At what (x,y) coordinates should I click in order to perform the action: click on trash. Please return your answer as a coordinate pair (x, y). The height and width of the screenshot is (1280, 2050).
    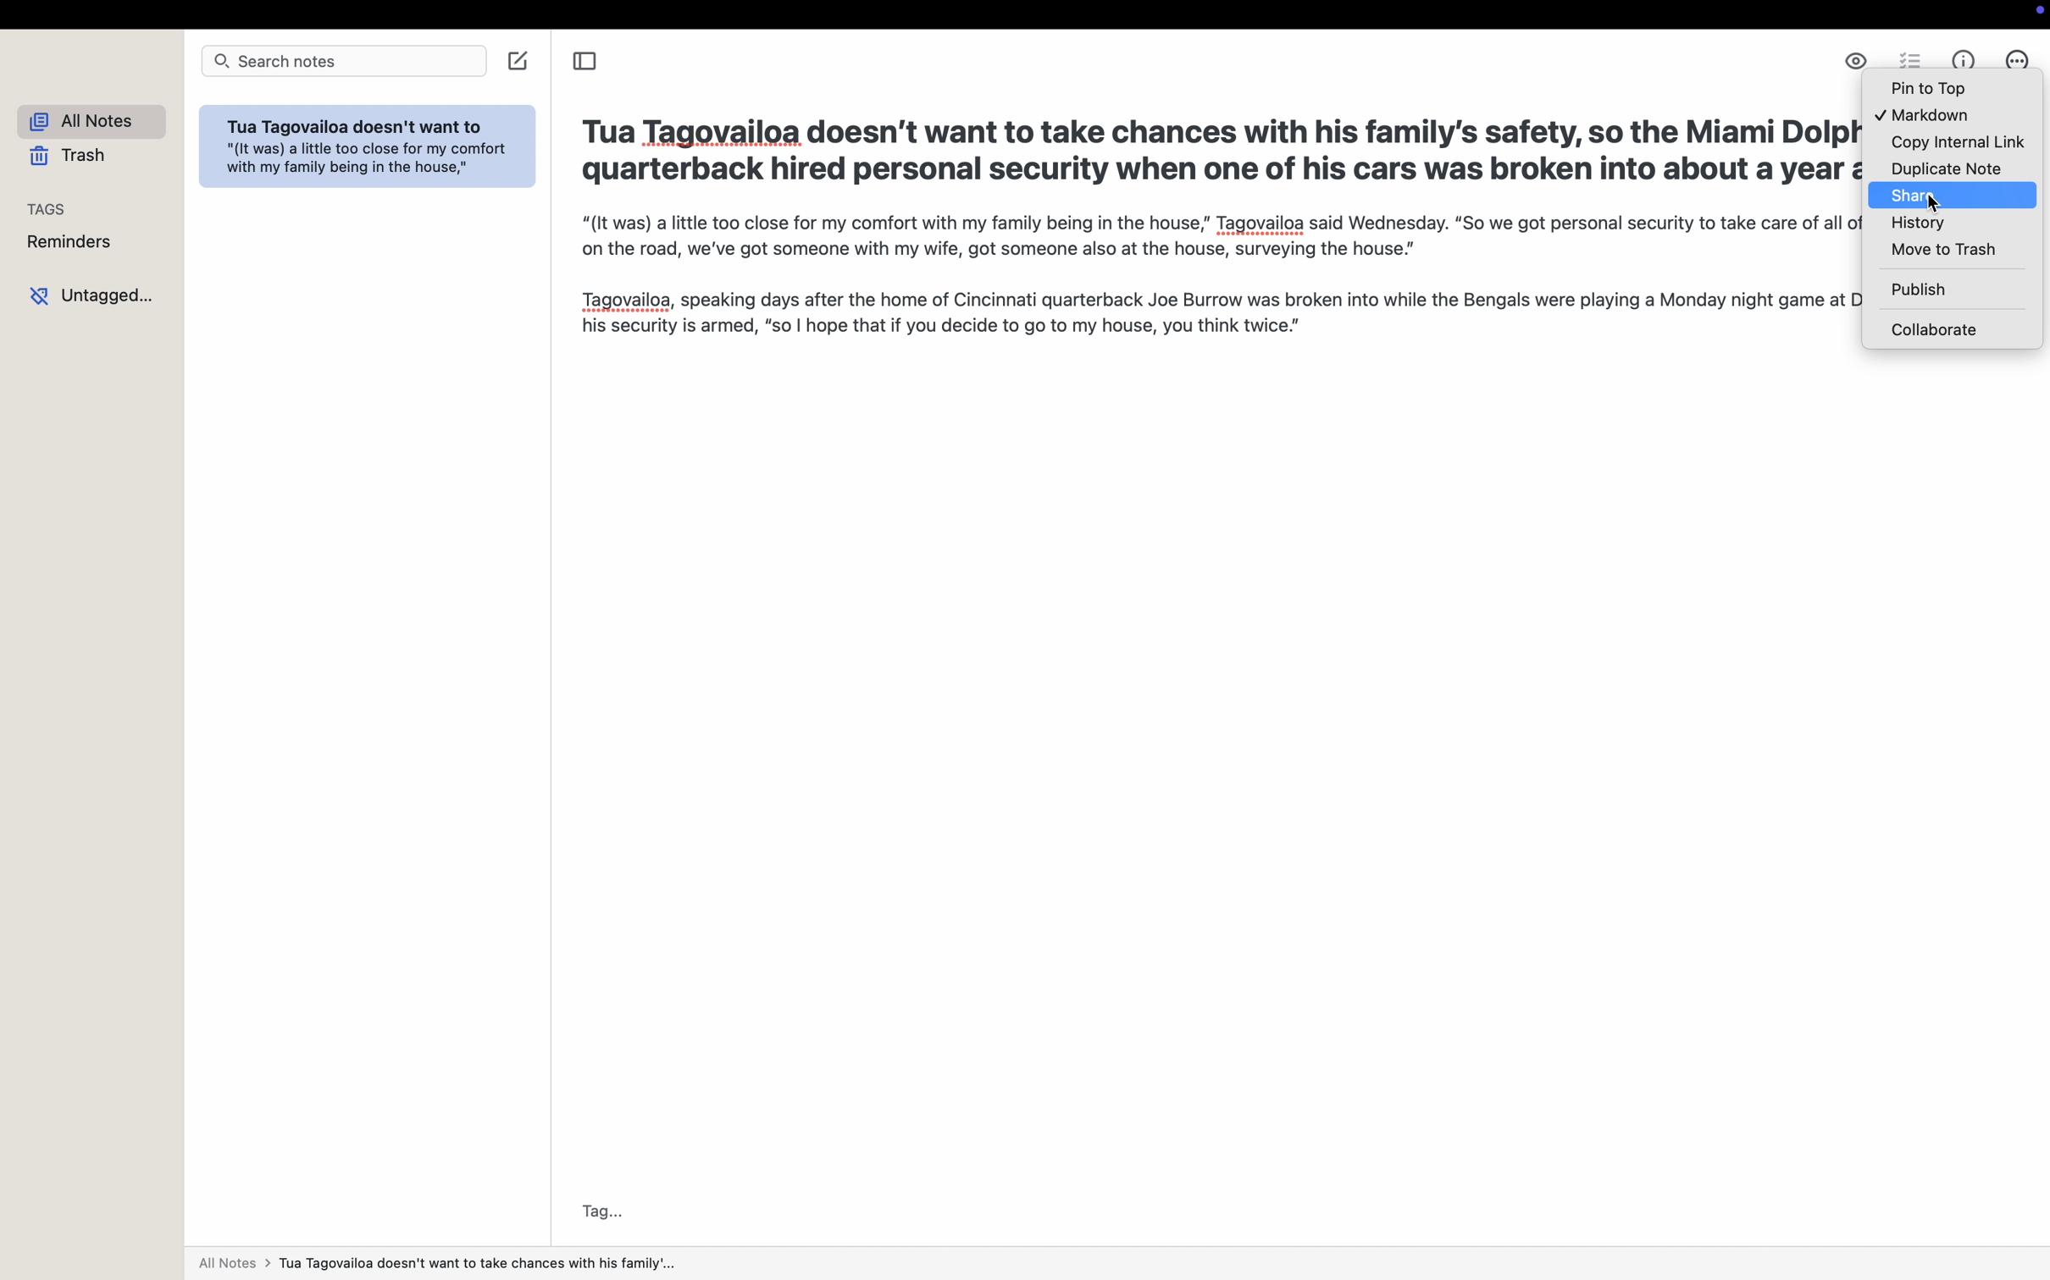
    Looking at the image, I should click on (75, 157).